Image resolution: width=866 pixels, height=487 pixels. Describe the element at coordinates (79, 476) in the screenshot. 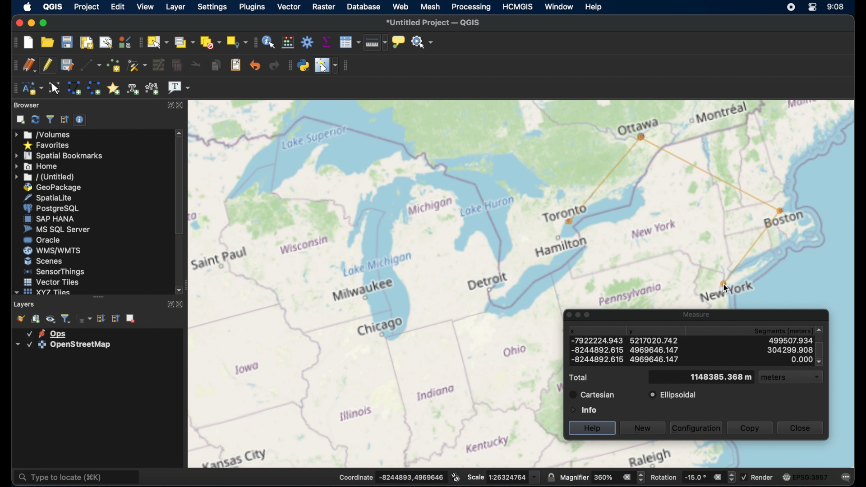

I see `type to locate` at that location.